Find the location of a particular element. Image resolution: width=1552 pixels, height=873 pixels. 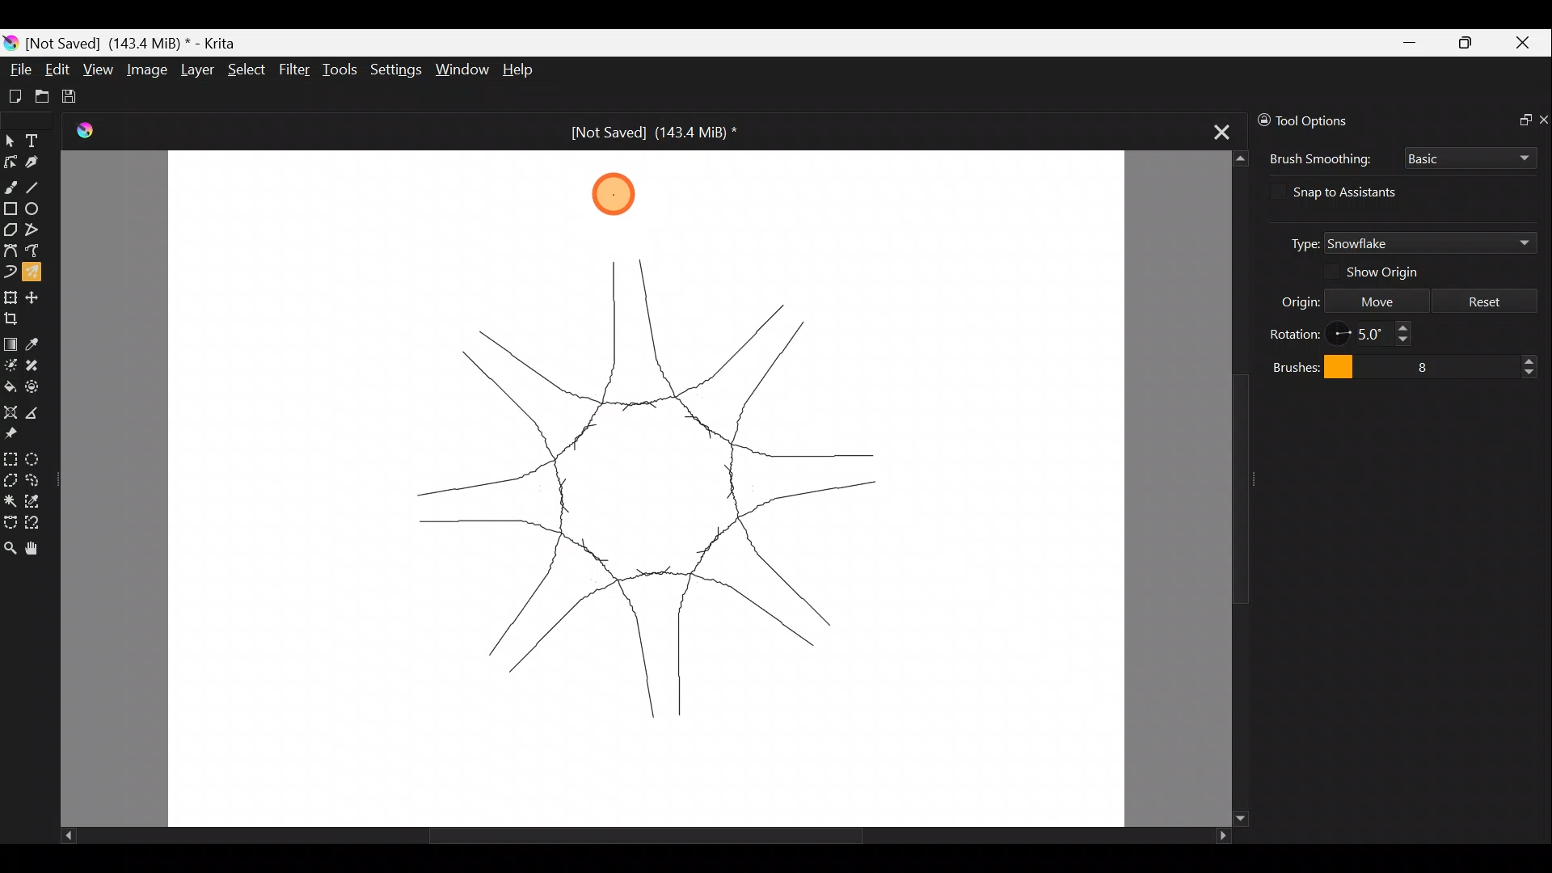

Select is located at coordinates (247, 70).